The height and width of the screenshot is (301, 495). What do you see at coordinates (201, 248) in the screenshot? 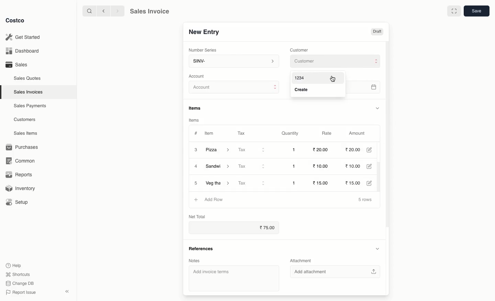
I see `References` at bounding box center [201, 248].